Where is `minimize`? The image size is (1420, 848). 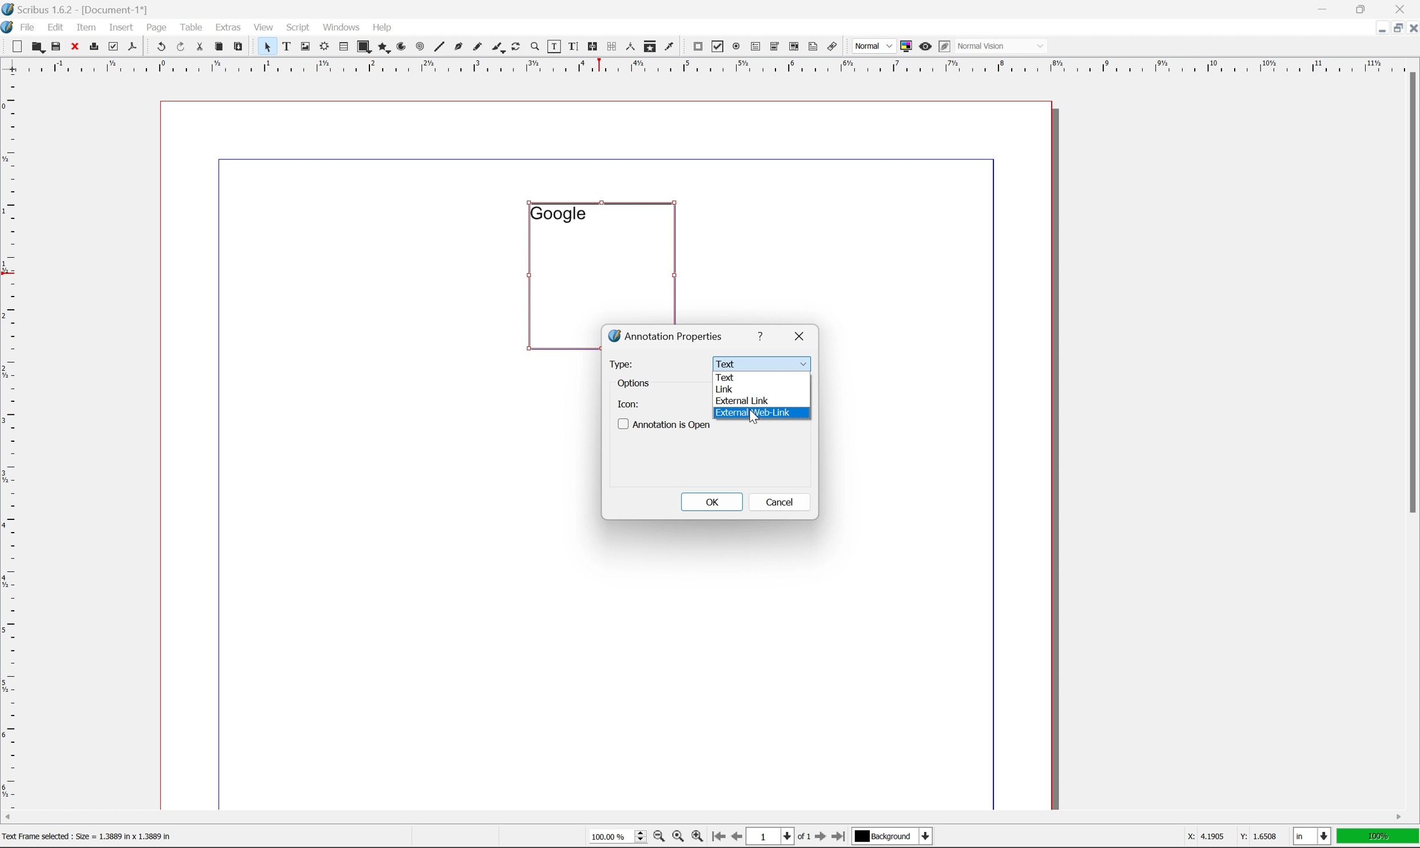
minimize is located at coordinates (1375, 27).